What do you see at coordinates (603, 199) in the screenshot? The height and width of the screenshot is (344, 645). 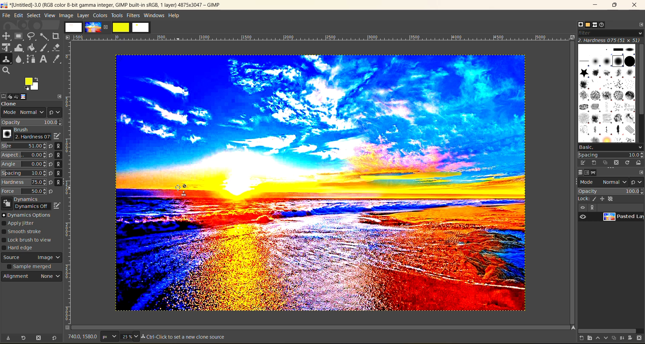 I see `position` at bounding box center [603, 199].